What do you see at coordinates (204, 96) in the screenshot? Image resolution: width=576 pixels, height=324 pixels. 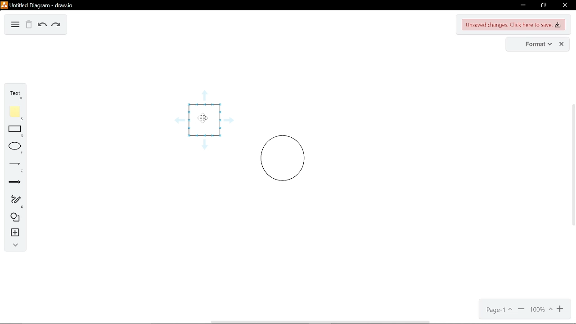 I see `guide arrow` at bounding box center [204, 96].